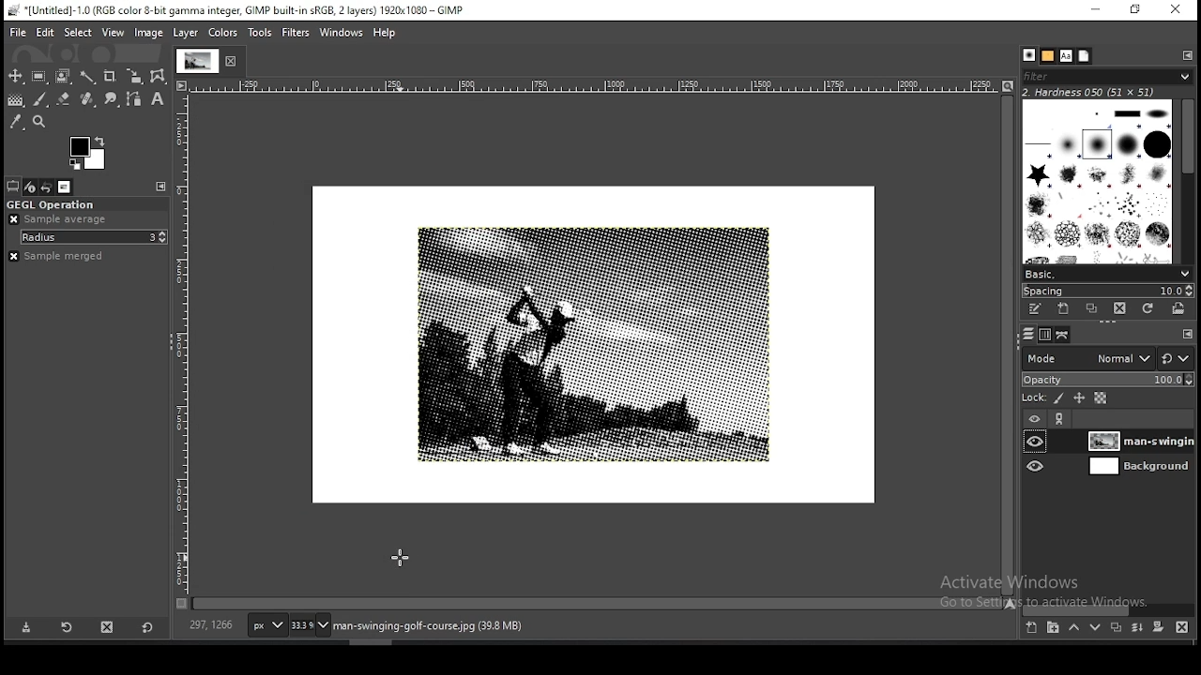 This screenshot has width=1201, height=675. What do you see at coordinates (1097, 181) in the screenshot?
I see `brushes` at bounding box center [1097, 181].